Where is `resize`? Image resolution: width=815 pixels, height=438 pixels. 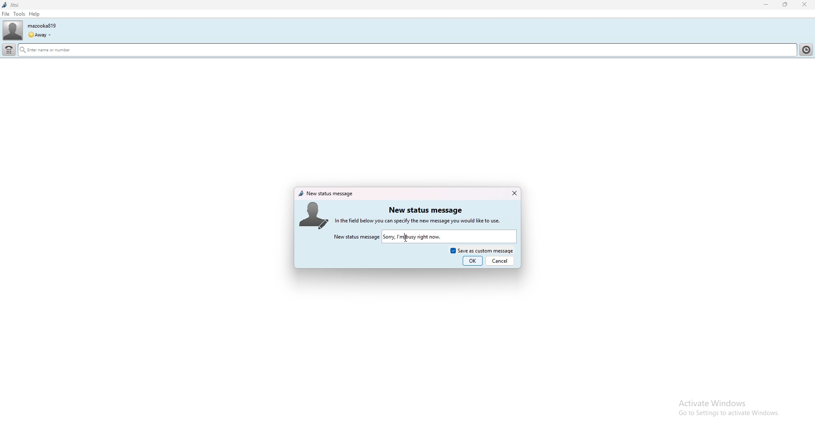
resize is located at coordinates (786, 4).